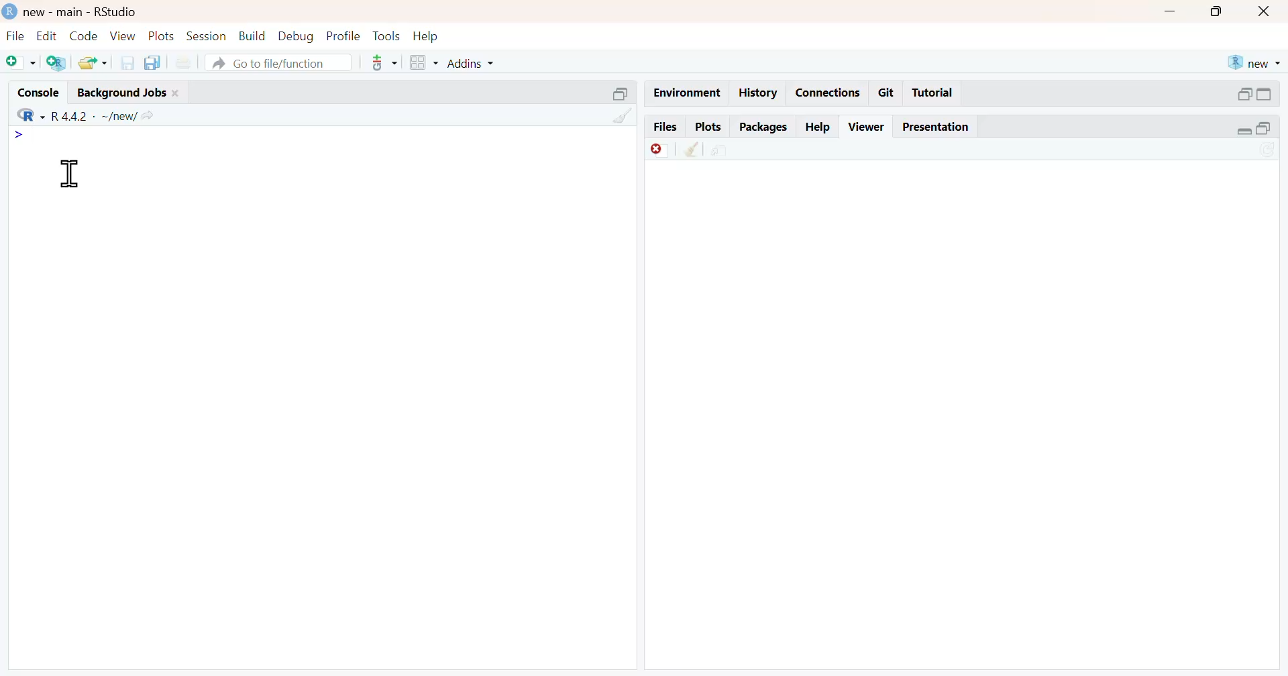 The image size is (1288, 676). I want to click on console, so click(38, 91).